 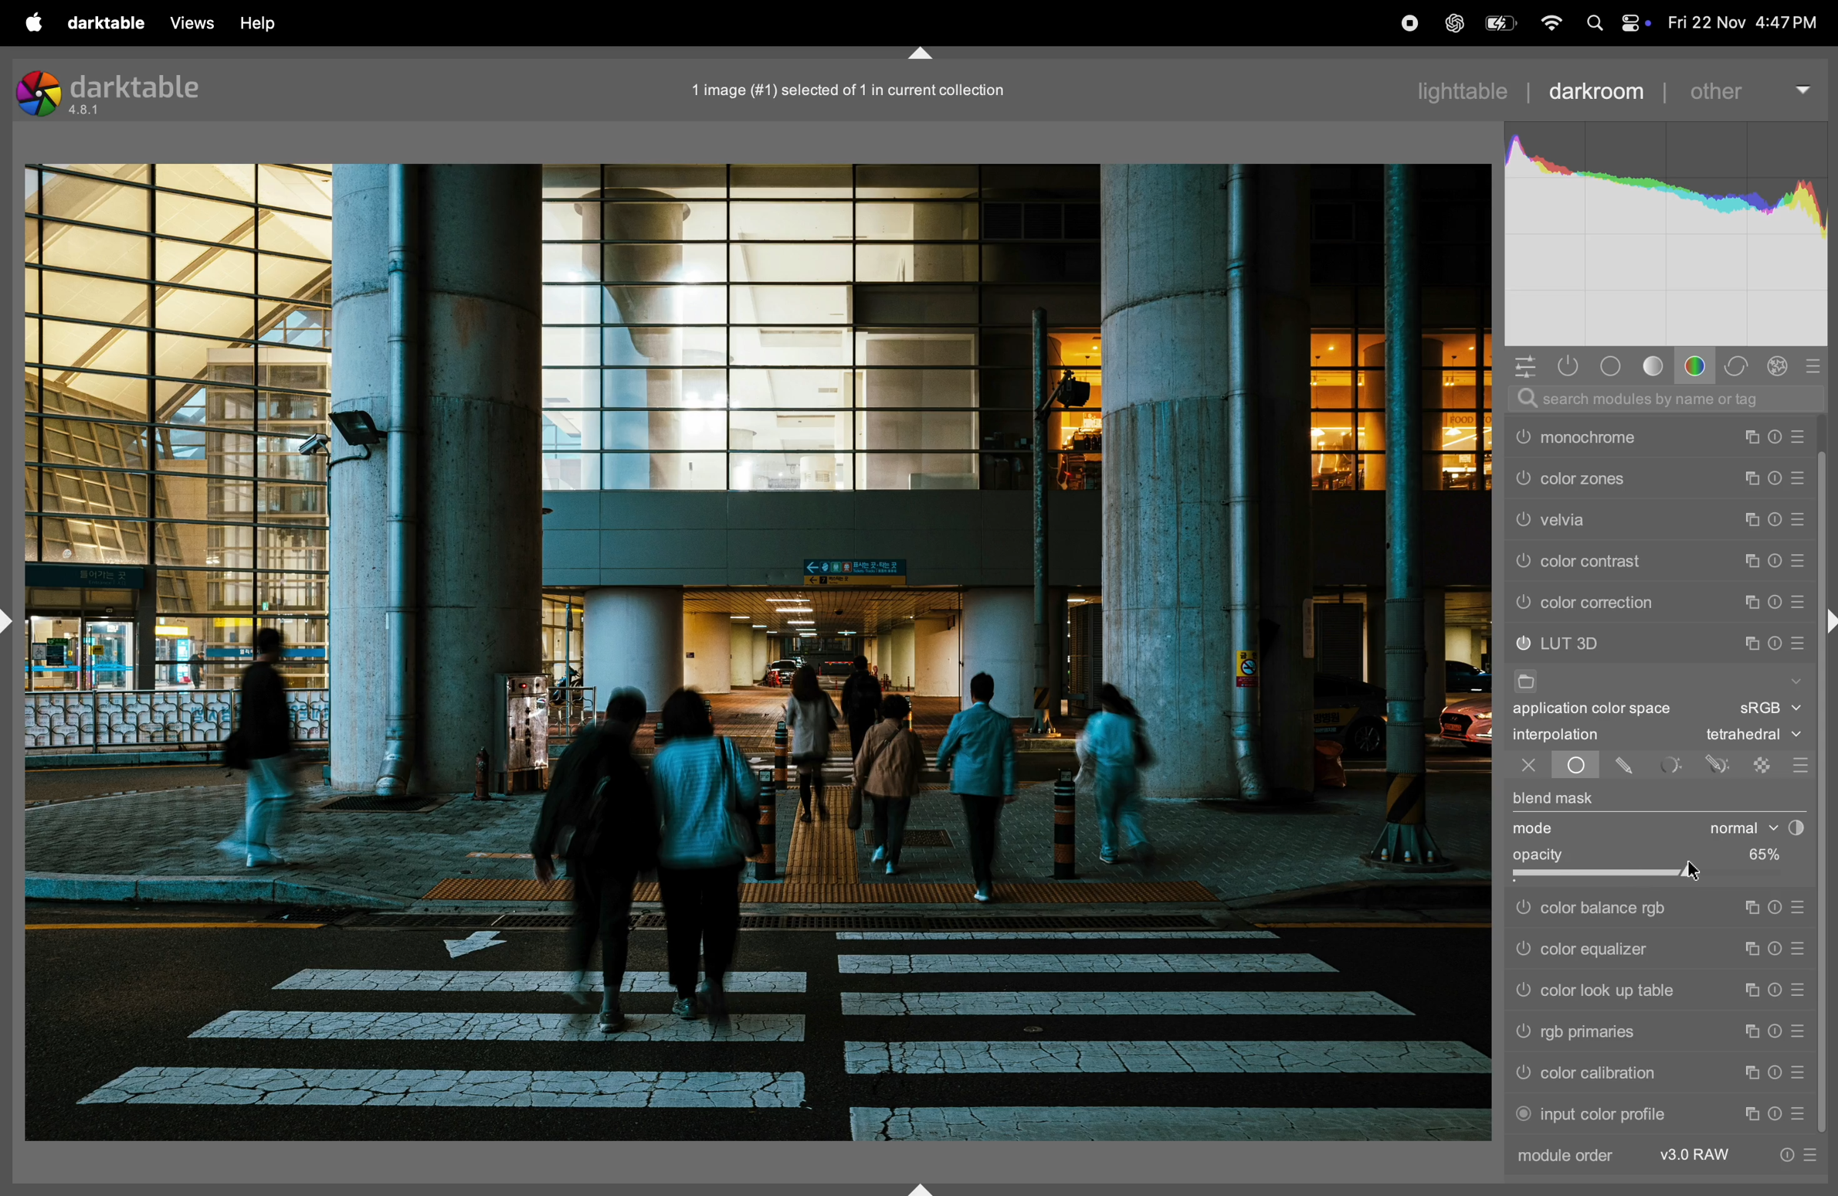 I want to click on reset, so click(x=1775, y=431).